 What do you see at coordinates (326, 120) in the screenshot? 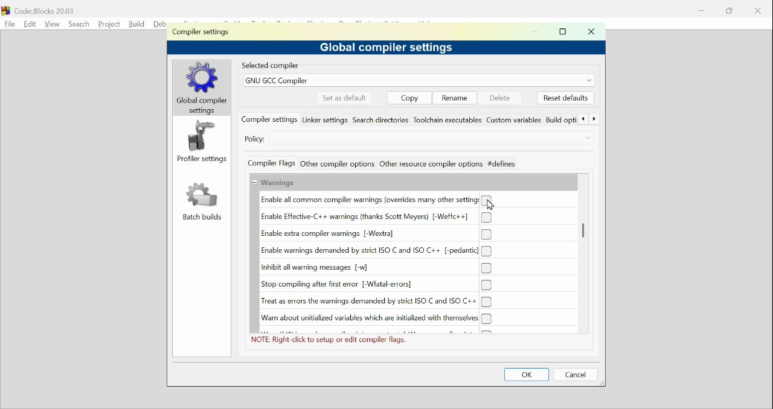
I see `Linker settings` at bounding box center [326, 120].